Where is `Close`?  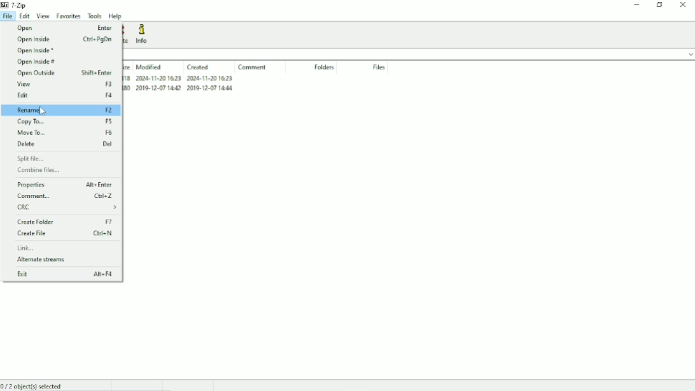
Close is located at coordinates (684, 5).